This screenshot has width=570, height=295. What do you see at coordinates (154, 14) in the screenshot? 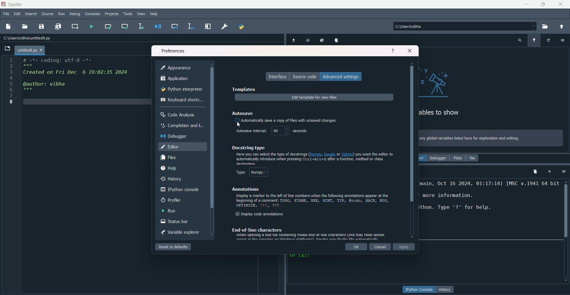
I see `help` at bounding box center [154, 14].